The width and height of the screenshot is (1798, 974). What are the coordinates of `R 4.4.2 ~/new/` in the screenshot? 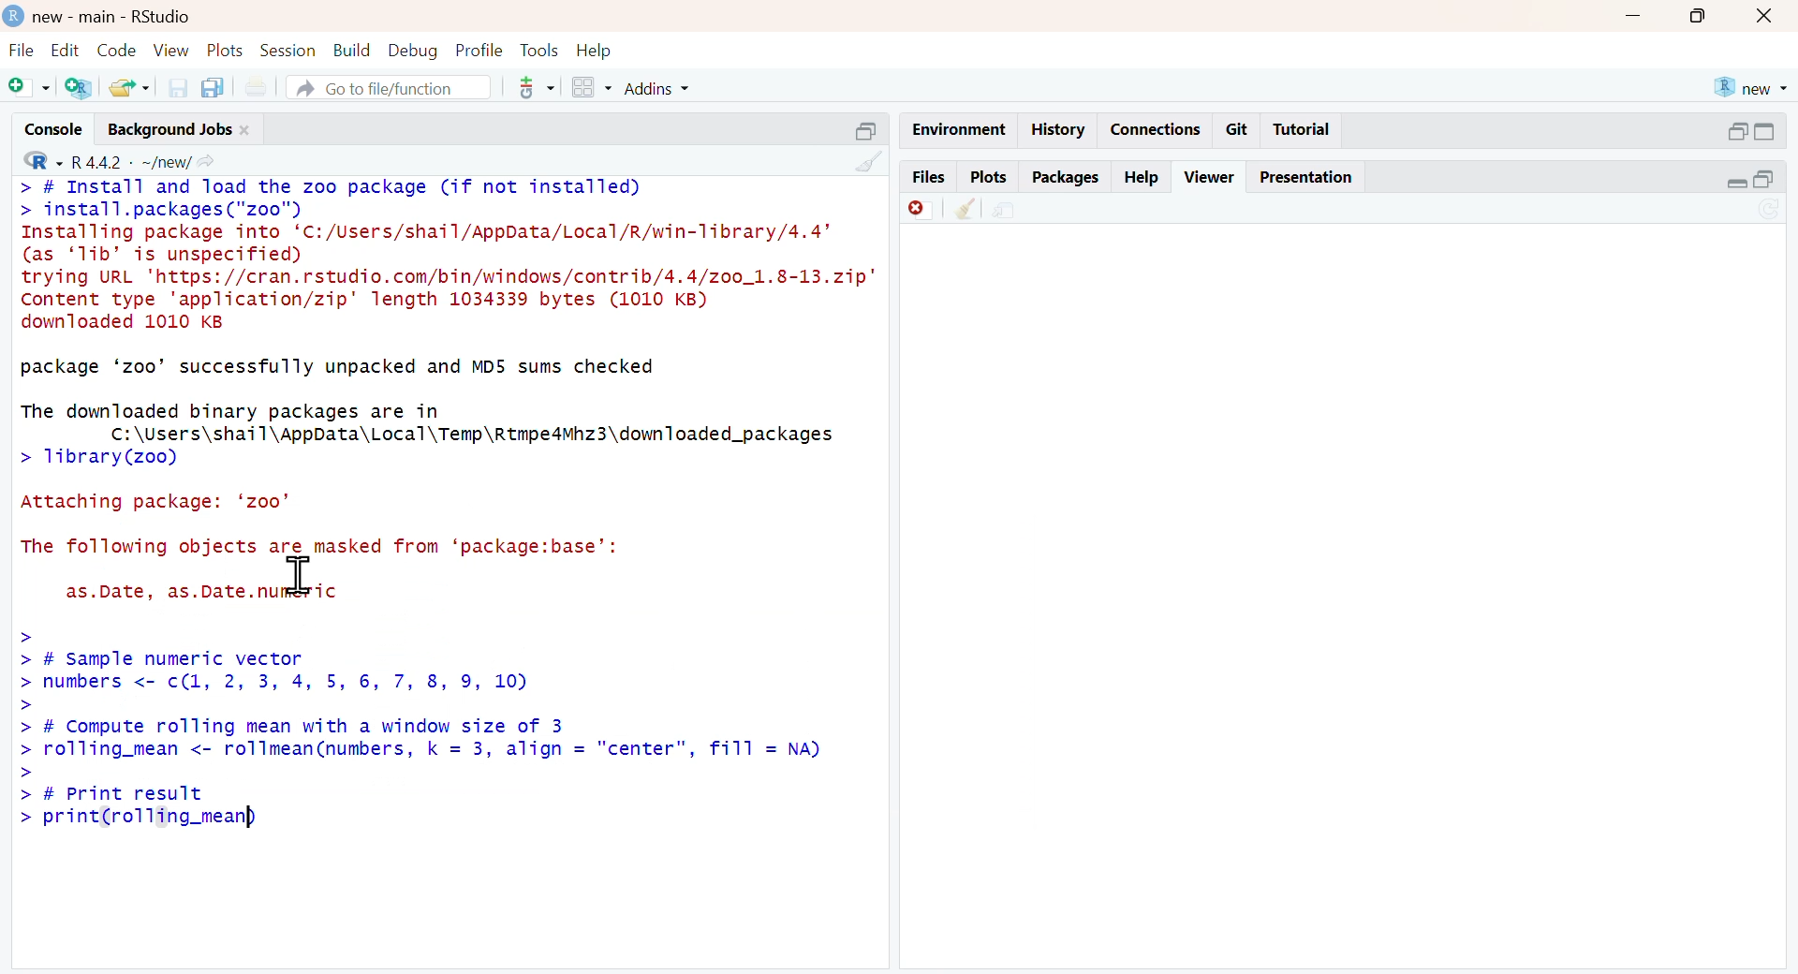 It's located at (133, 161).